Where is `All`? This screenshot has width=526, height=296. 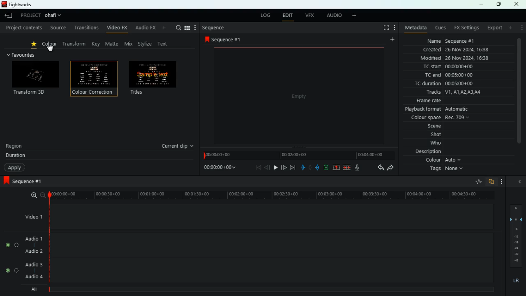
All is located at coordinates (35, 288).